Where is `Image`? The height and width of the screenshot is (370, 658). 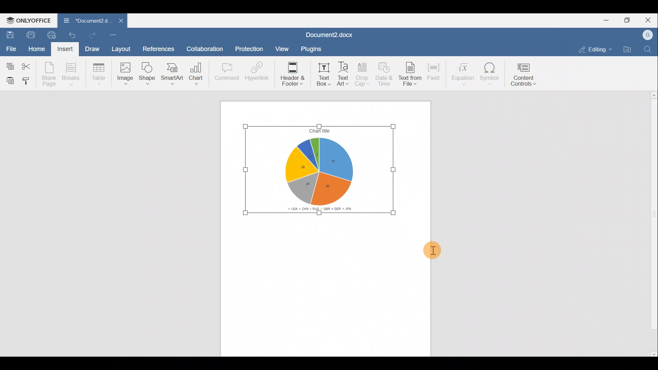 Image is located at coordinates (124, 74).